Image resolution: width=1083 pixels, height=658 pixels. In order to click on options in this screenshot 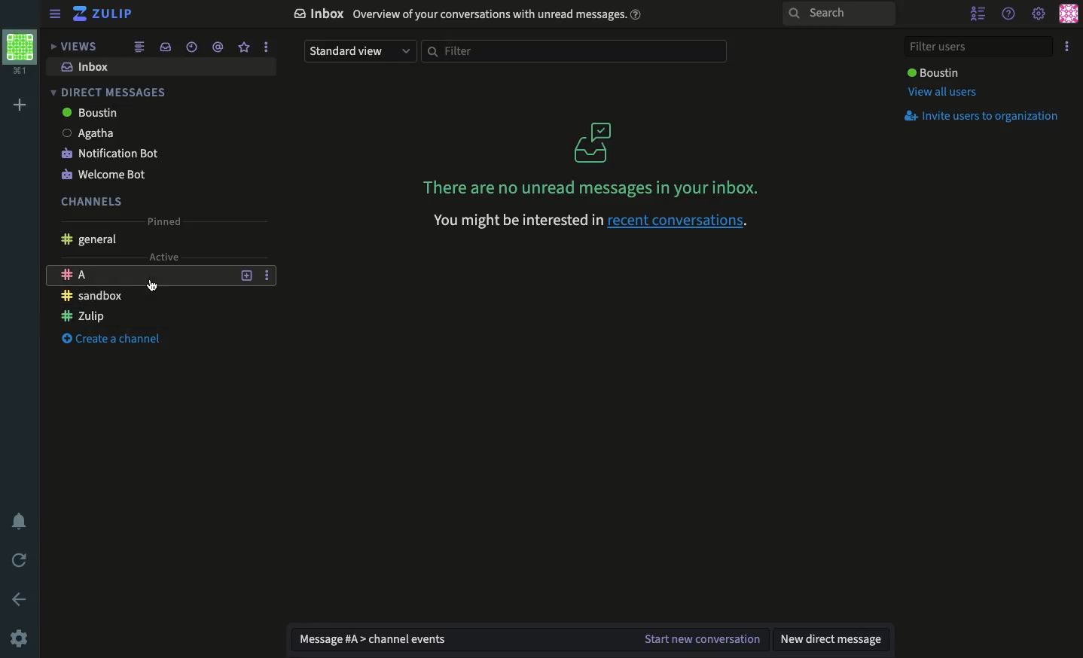, I will do `click(266, 274)`.